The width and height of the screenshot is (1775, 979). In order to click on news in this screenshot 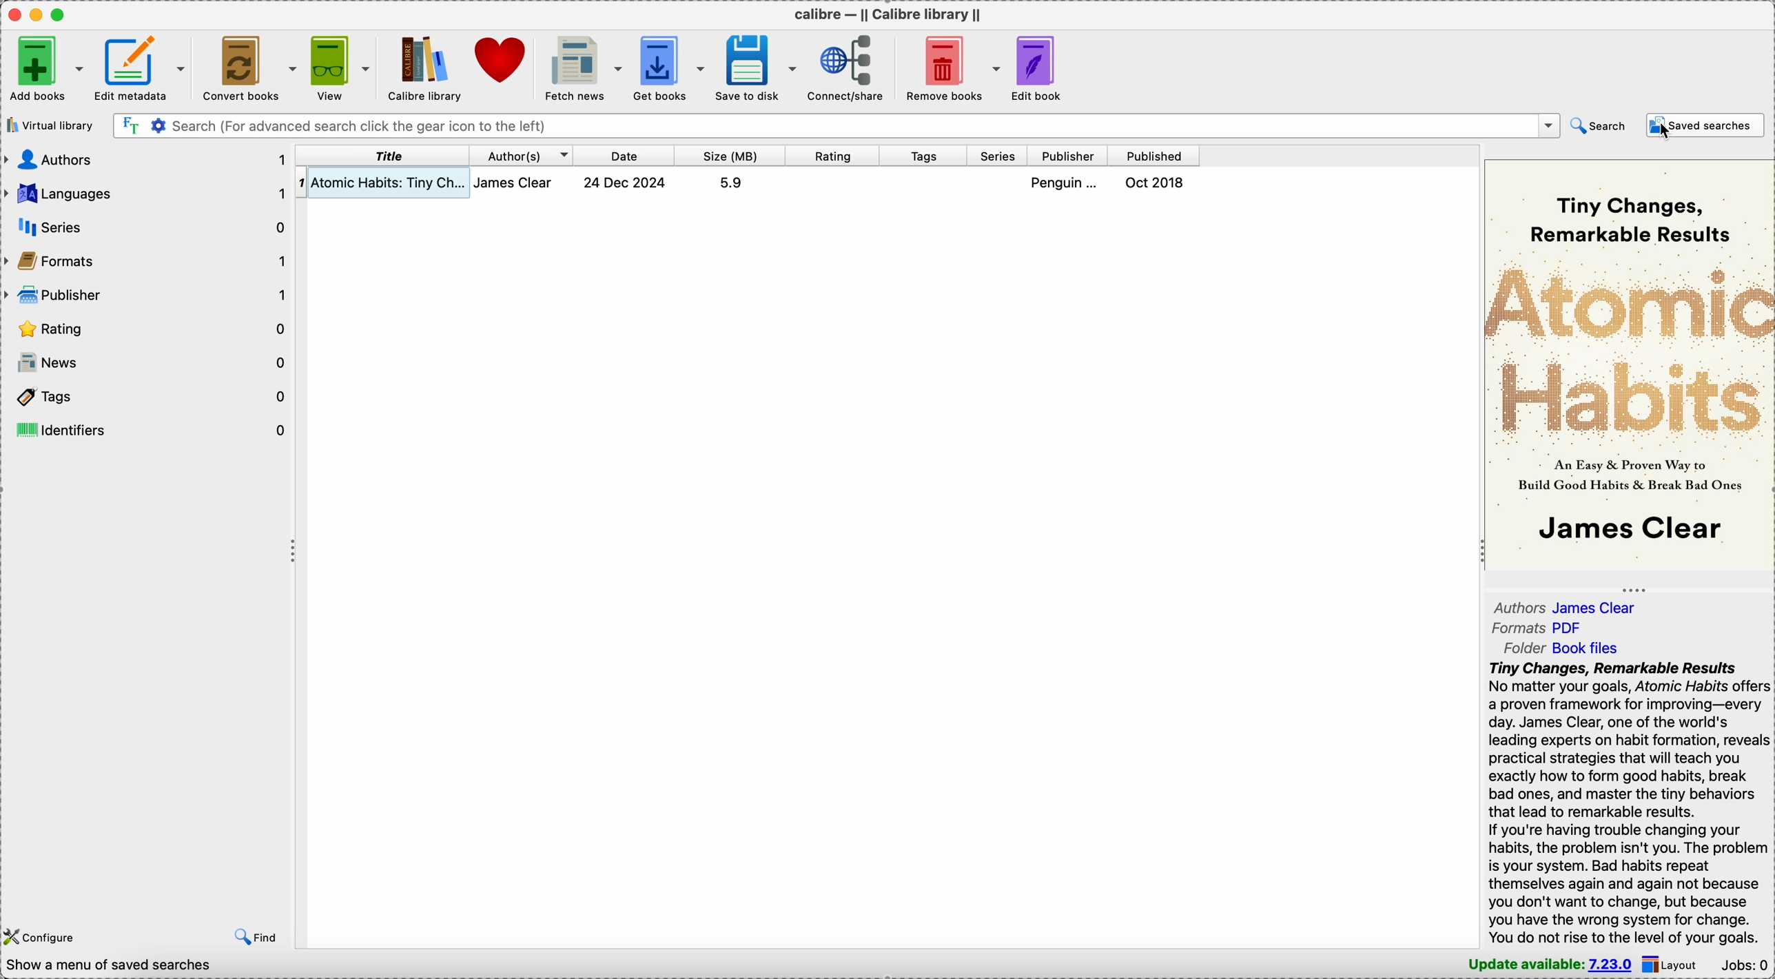, I will do `click(147, 363)`.